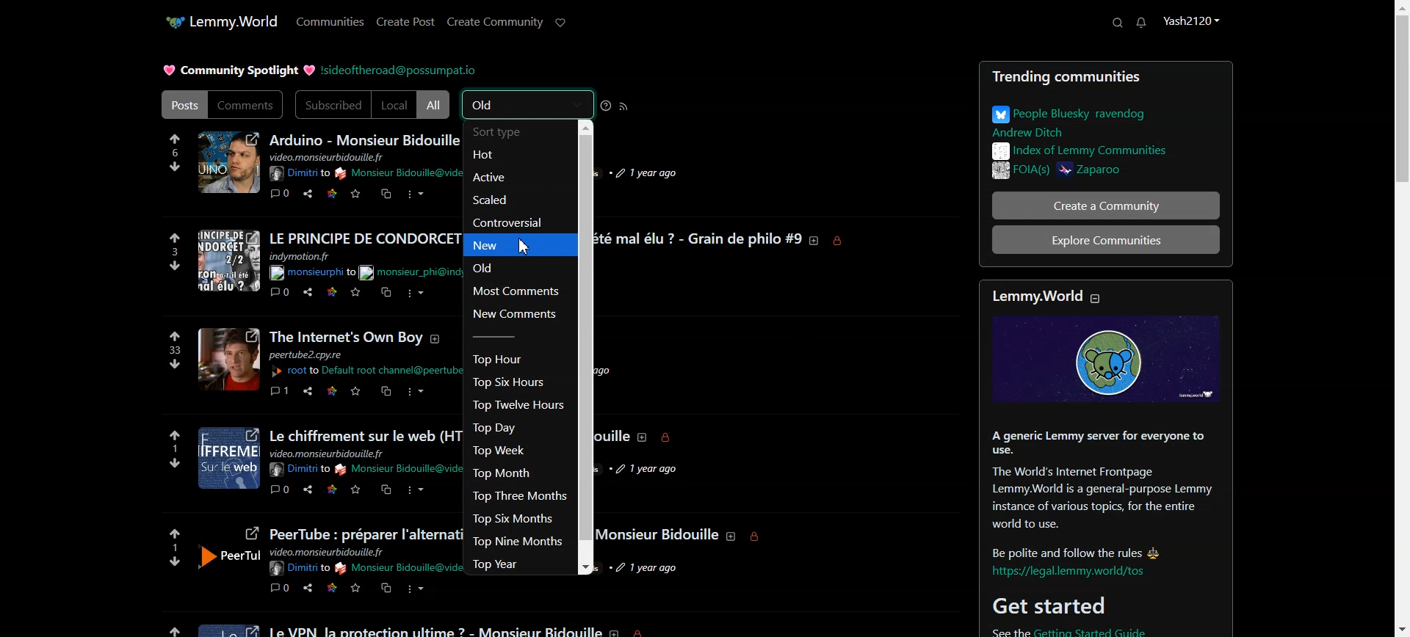 The width and height of the screenshot is (1410, 637). I want to click on , so click(301, 568).